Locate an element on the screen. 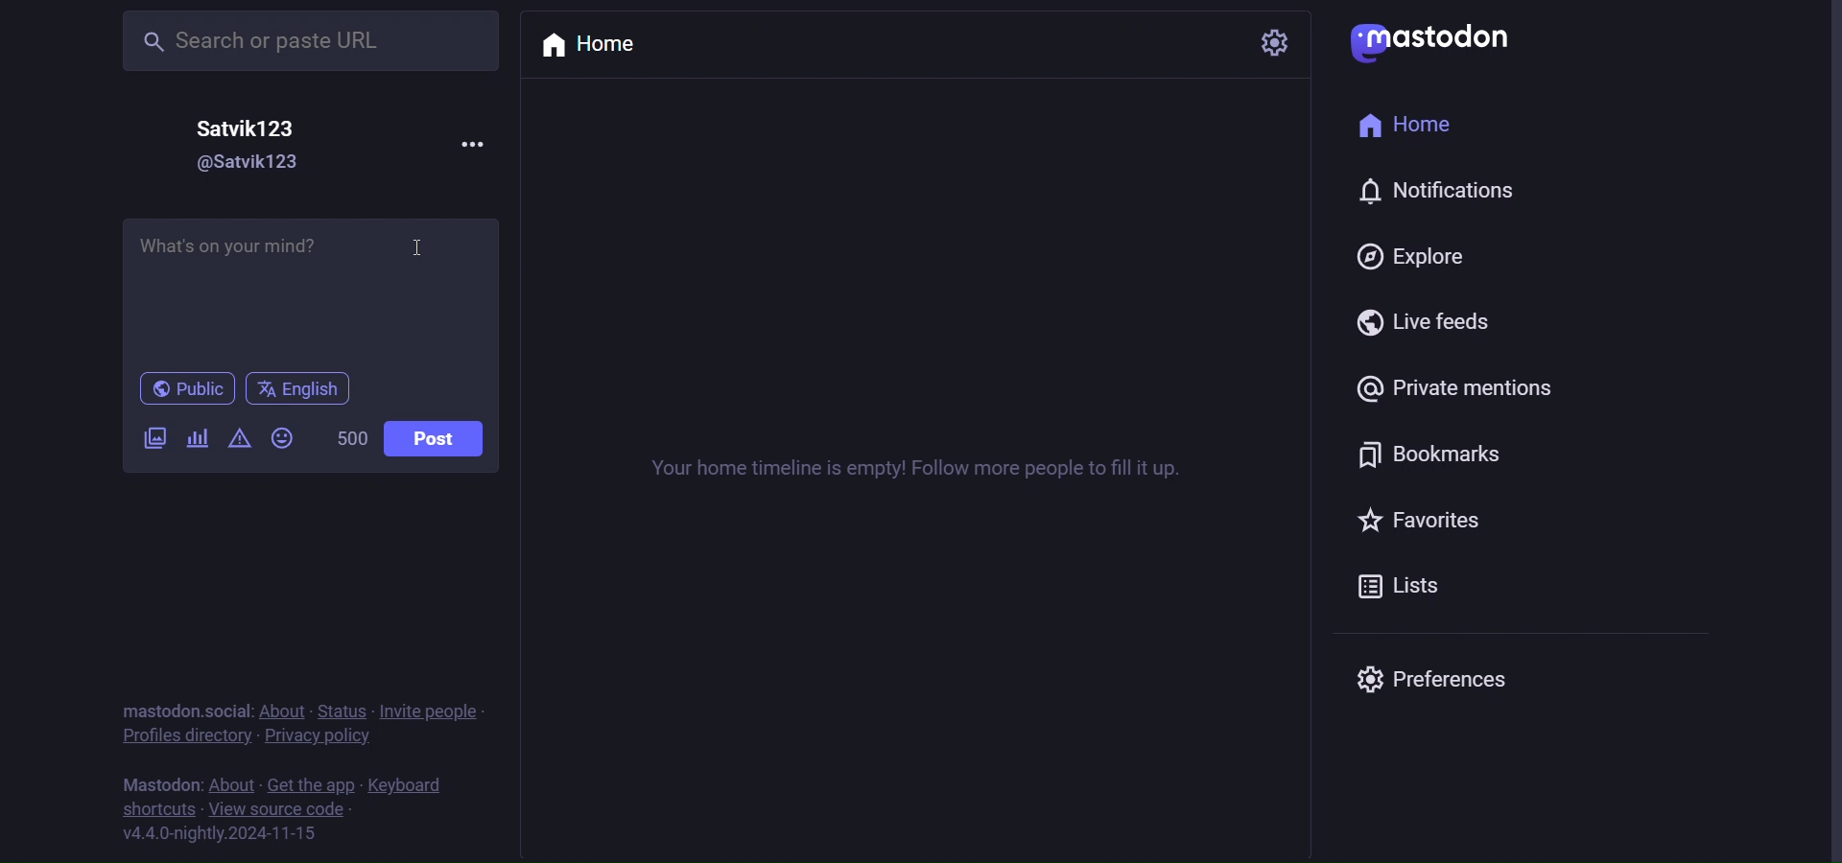  explore is located at coordinates (1412, 256).